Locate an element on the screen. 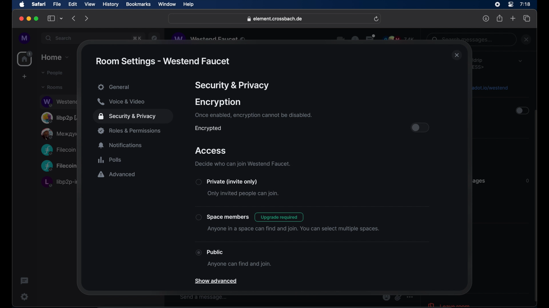 This screenshot has height=308, width=549. backward is located at coordinates (74, 18).